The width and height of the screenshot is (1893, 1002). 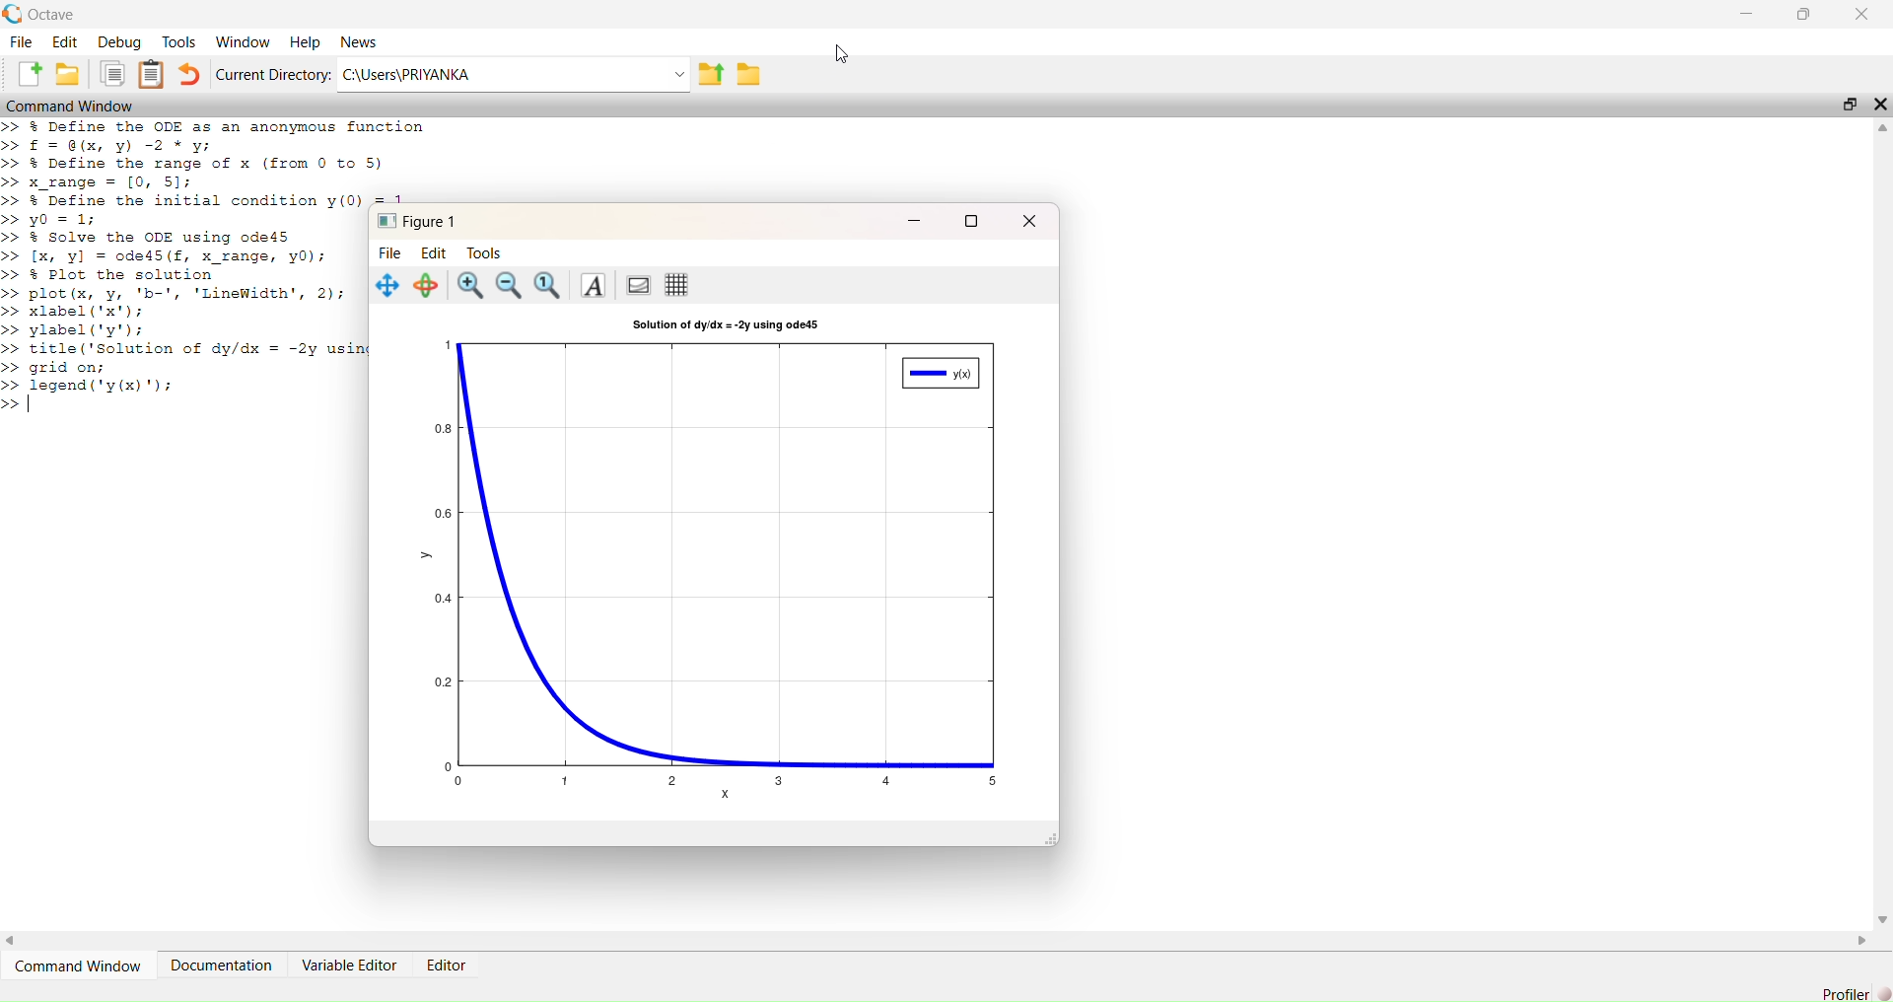 I want to click on Toggle current axes visibility, so click(x=639, y=283).